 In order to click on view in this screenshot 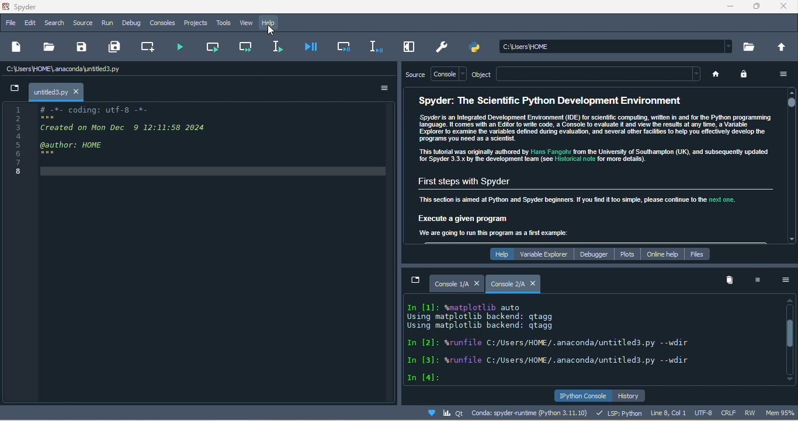, I will do `click(246, 23)`.